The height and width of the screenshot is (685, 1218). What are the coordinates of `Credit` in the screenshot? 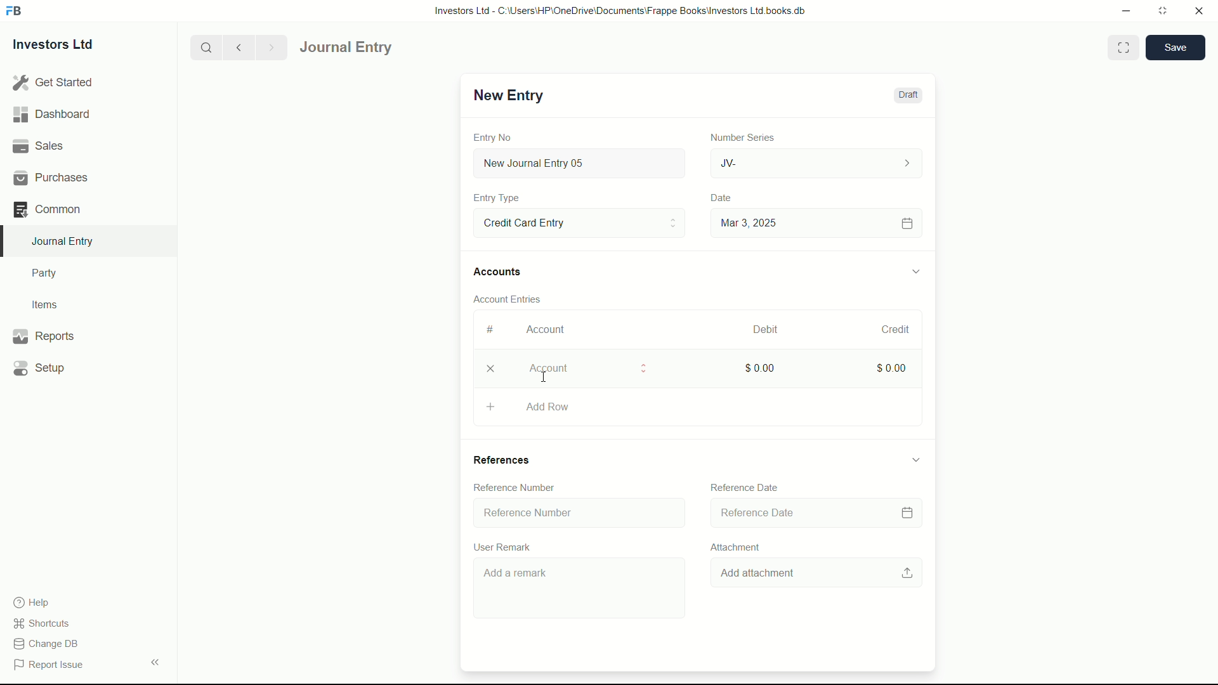 It's located at (890, 330).